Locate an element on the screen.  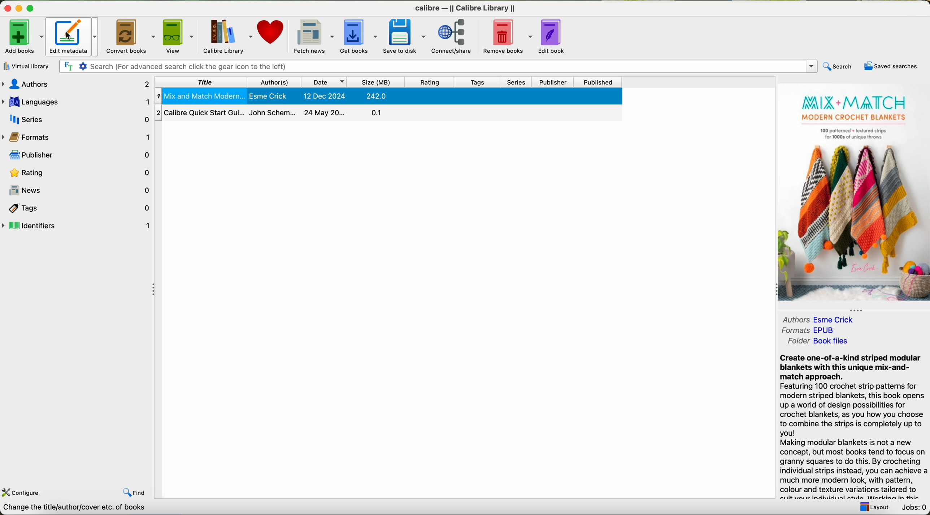
click on the first book is located at coordinates (389, 96).